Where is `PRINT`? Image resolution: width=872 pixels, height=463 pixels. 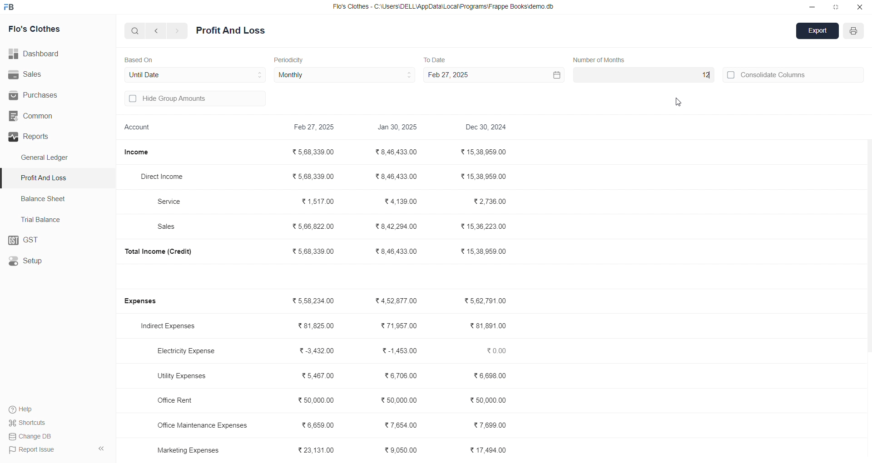 PRINT is located at coordinates (854, 32).